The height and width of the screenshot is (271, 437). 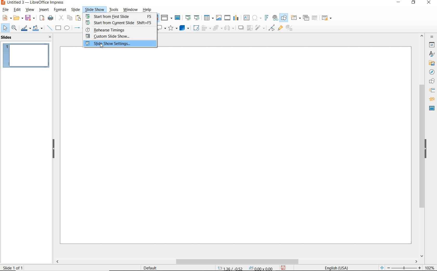 I want to click on SHOW DRAW FUNCTIONS, so click(x=284, y=17).